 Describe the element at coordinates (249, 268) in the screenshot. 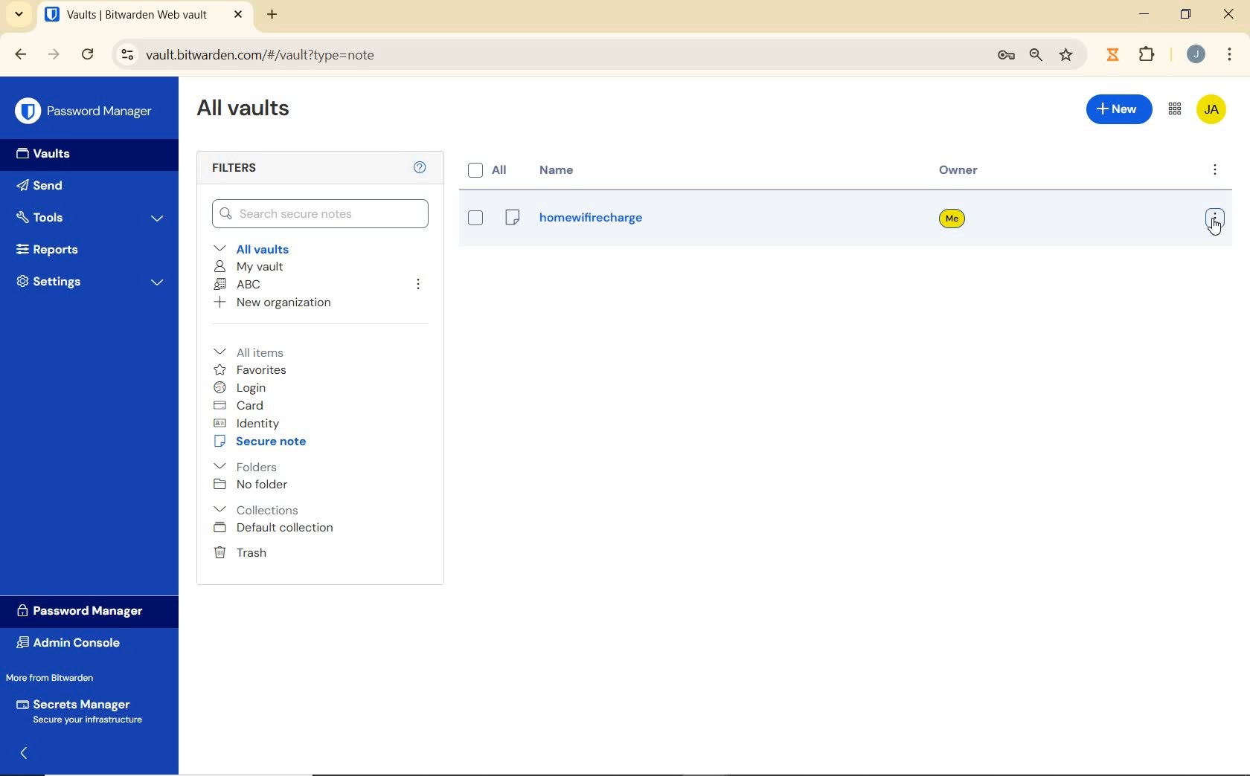

I see `My Vault` at that location.